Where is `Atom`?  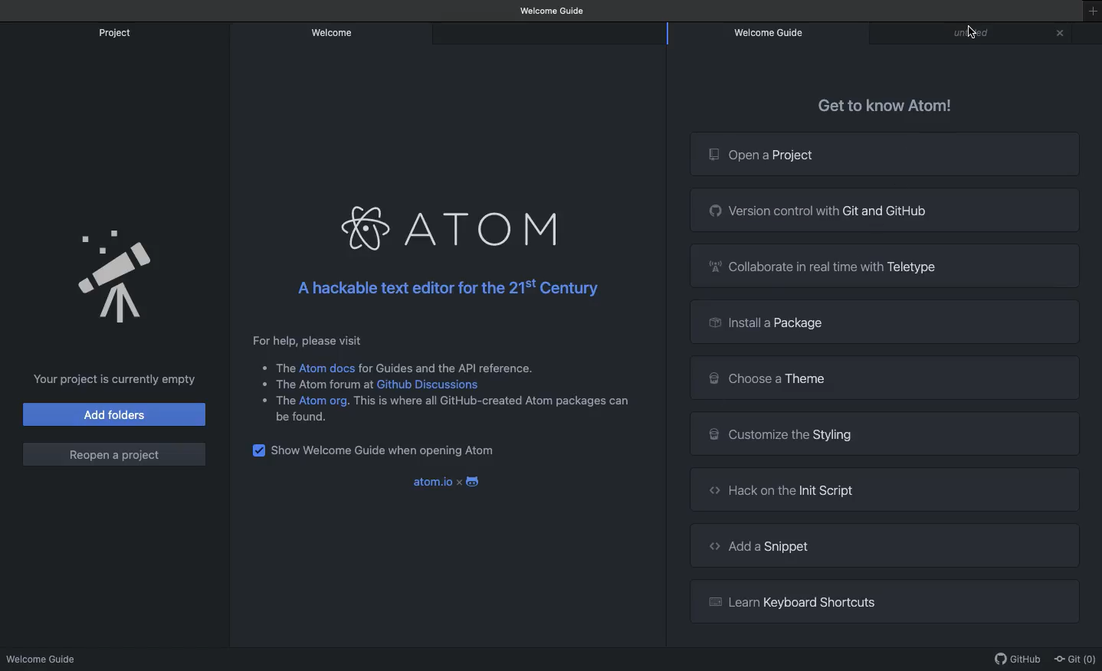 Atom is located at coordinates (448, 228).